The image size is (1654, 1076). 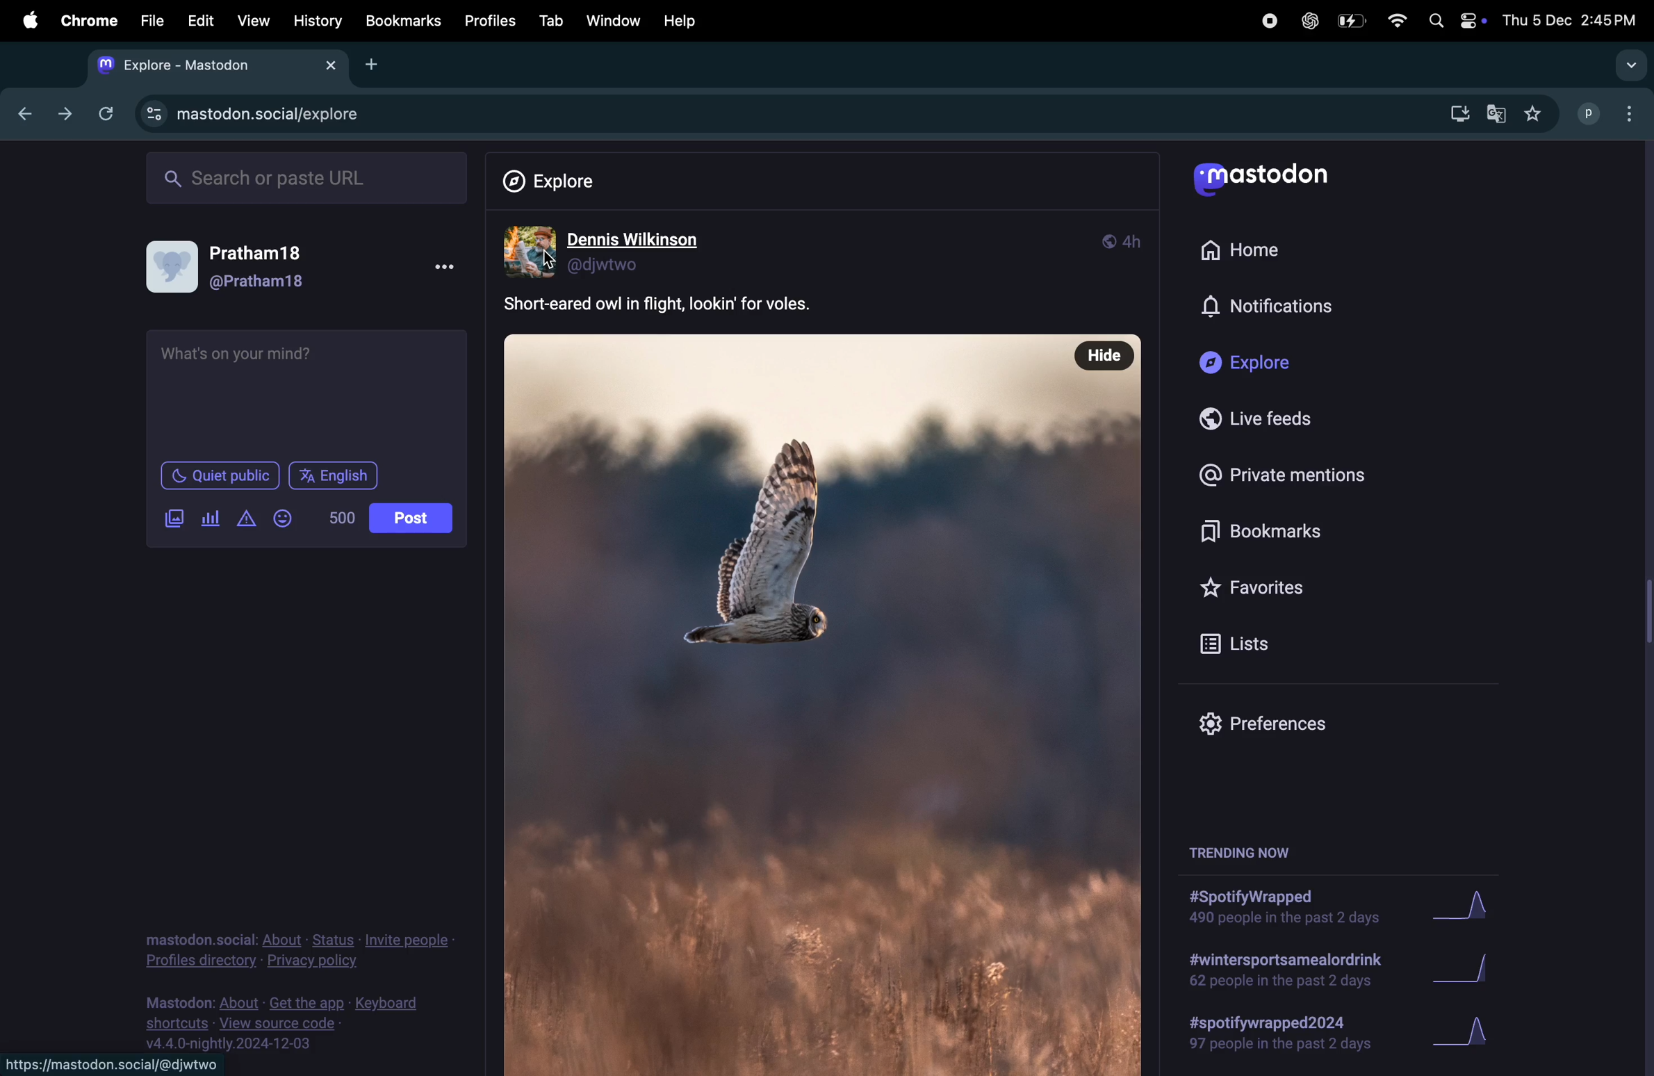 I want to click on post, so click(x=410, y=518).